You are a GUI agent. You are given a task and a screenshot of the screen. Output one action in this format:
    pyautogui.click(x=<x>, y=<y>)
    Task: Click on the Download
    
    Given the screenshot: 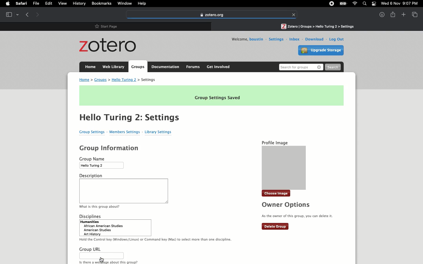 What is the action you would take?
    pyautogui.click(x=314, y=39)
    